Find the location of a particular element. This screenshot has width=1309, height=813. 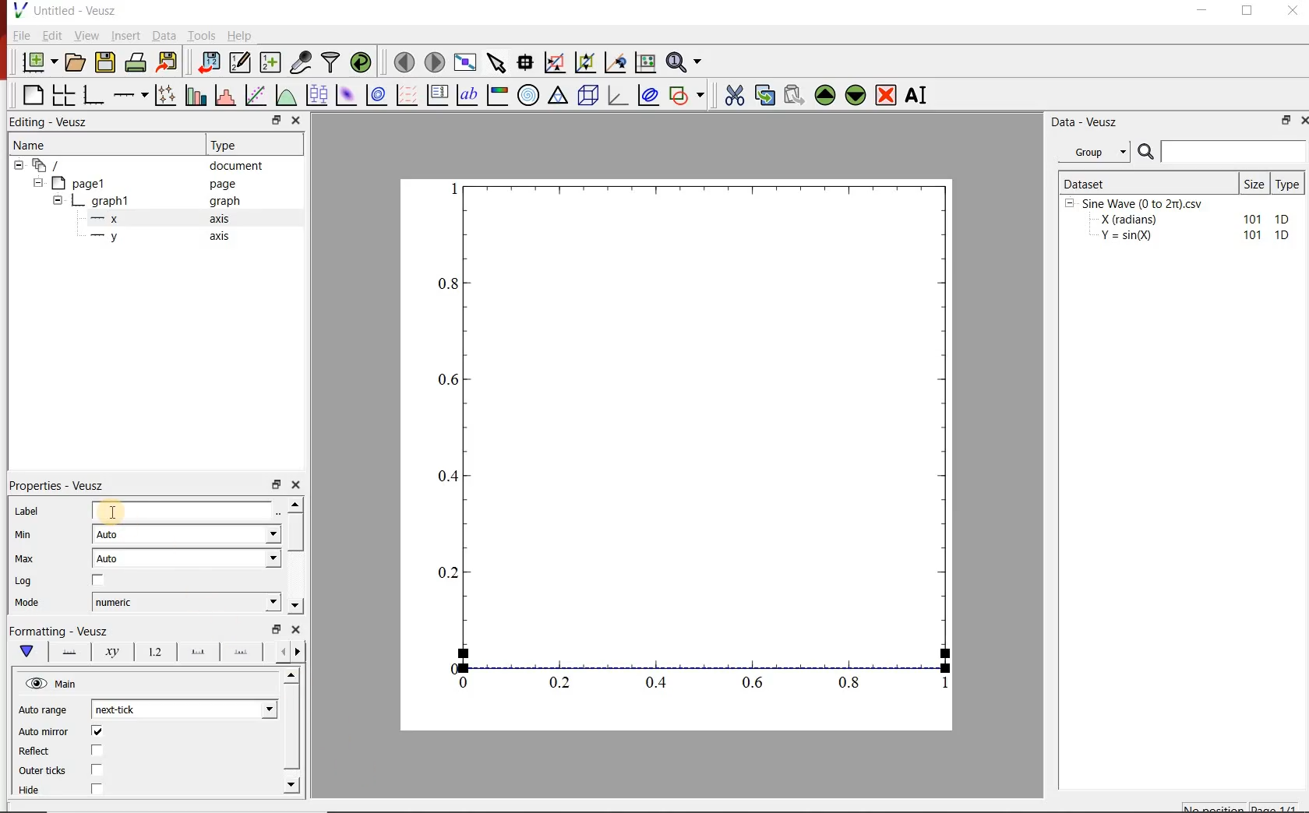

paste is located at coordinates (793, 95).